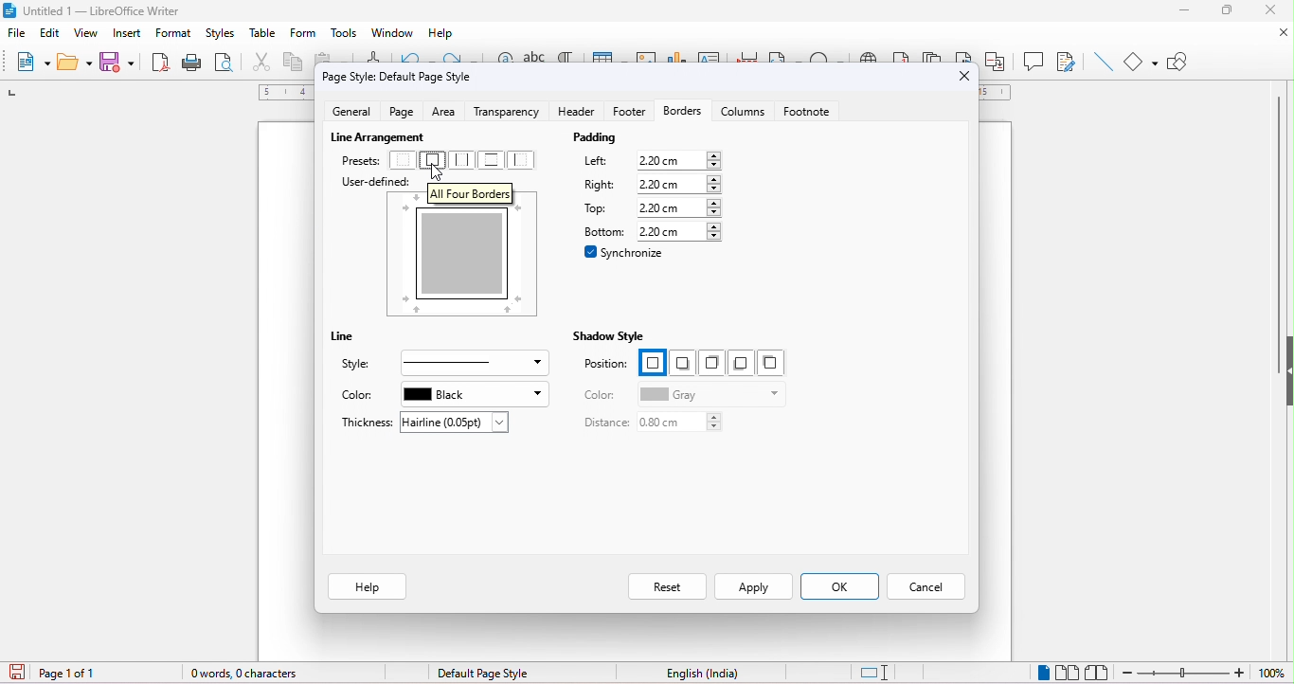  What do you see at coordinates (118, 62) in the screenshot?
I see `save` at bounding box center [118, 62].